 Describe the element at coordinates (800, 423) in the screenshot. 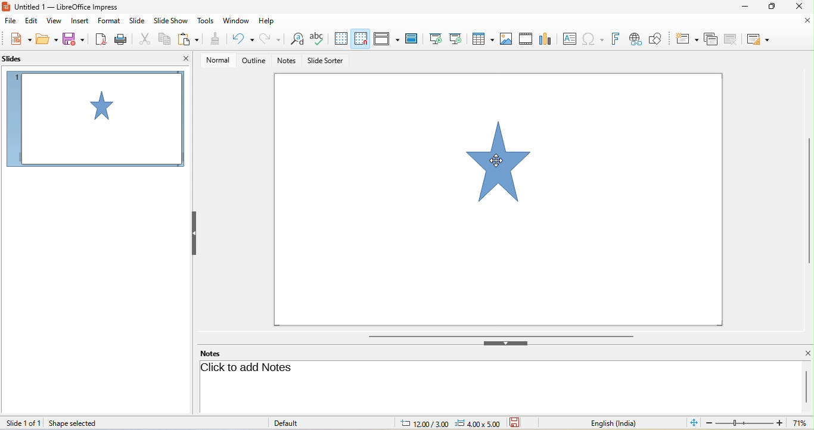

I see `current zoom` at that location.